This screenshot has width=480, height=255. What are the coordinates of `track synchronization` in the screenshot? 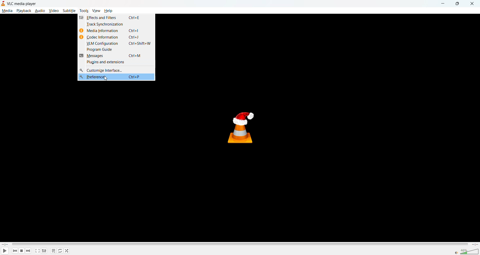 It's located at (106, 24).